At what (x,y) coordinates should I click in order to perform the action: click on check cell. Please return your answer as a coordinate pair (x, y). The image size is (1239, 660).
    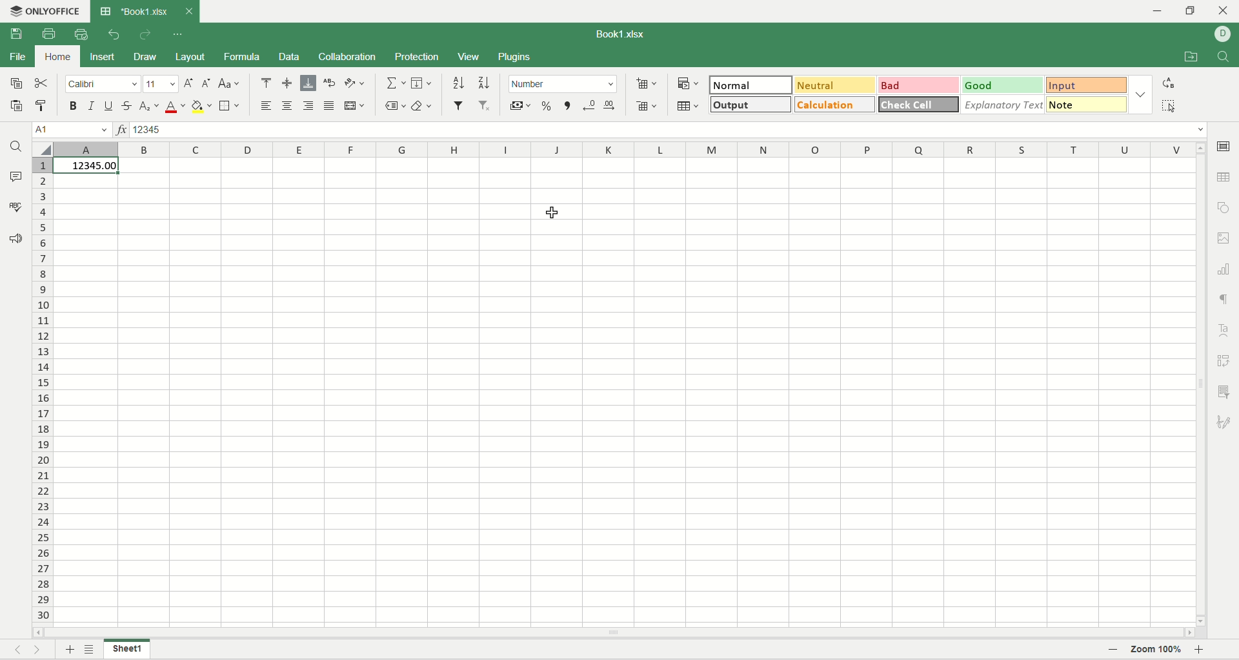
    Looking at the image, I should click on (918, 105).